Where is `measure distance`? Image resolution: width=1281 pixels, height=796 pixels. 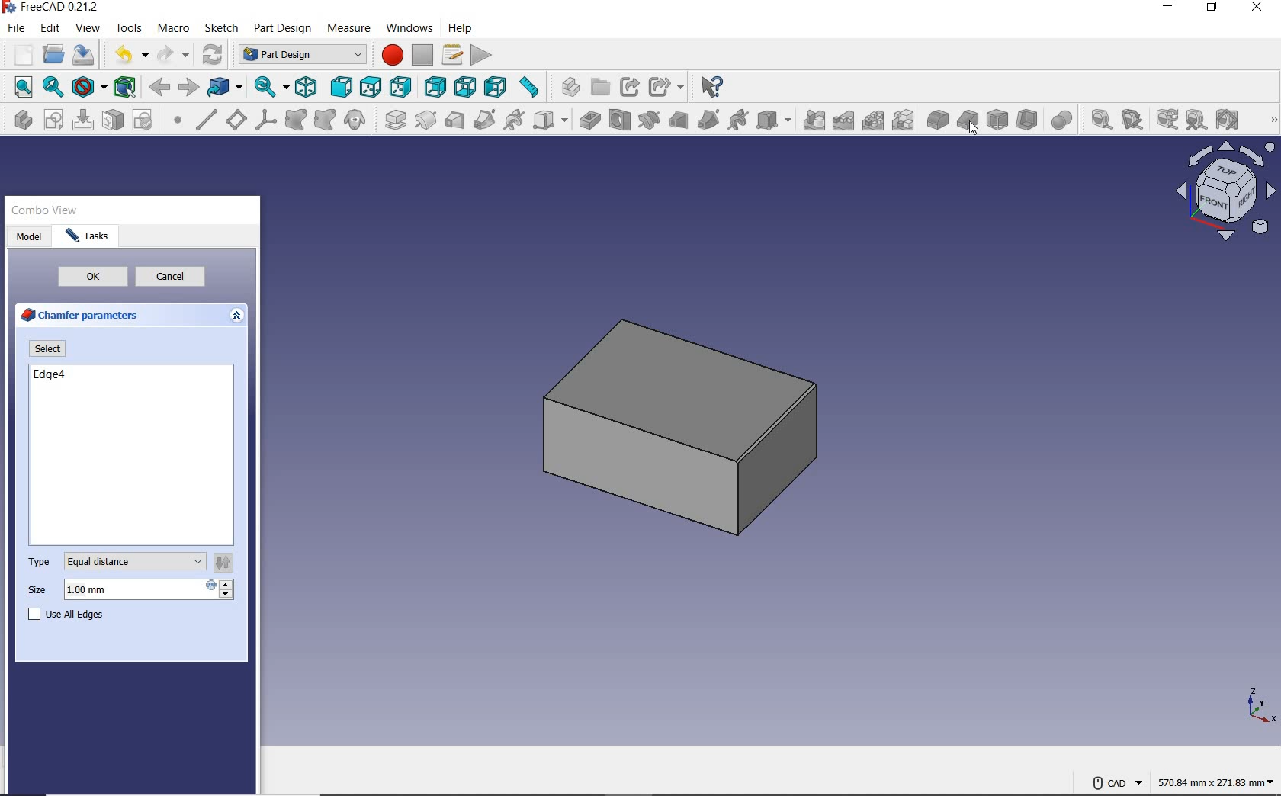
measure distance is located at coordinates (531, 88).